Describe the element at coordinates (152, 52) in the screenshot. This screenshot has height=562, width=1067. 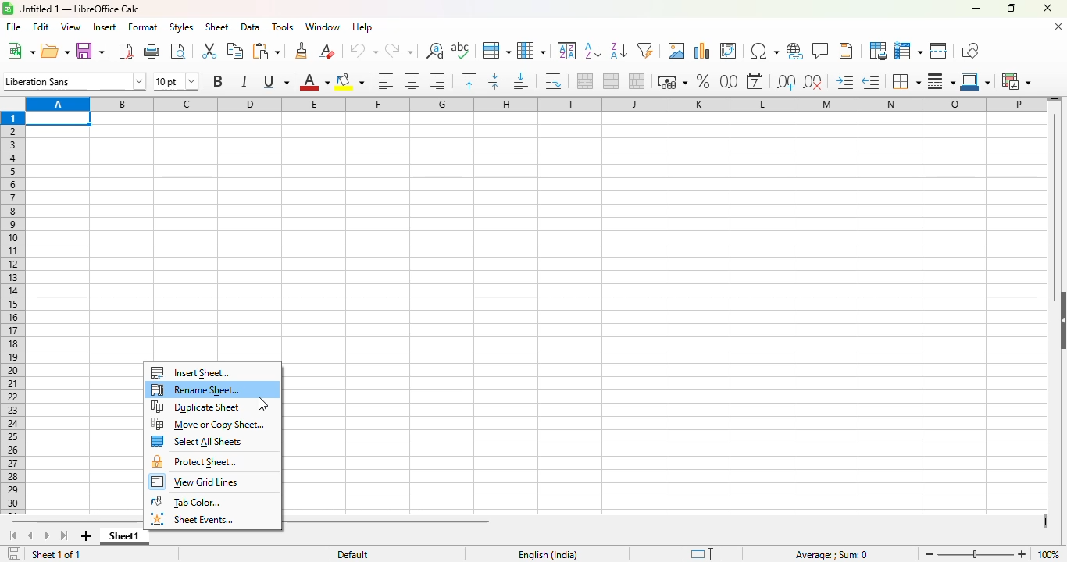
I see `print` at that location.